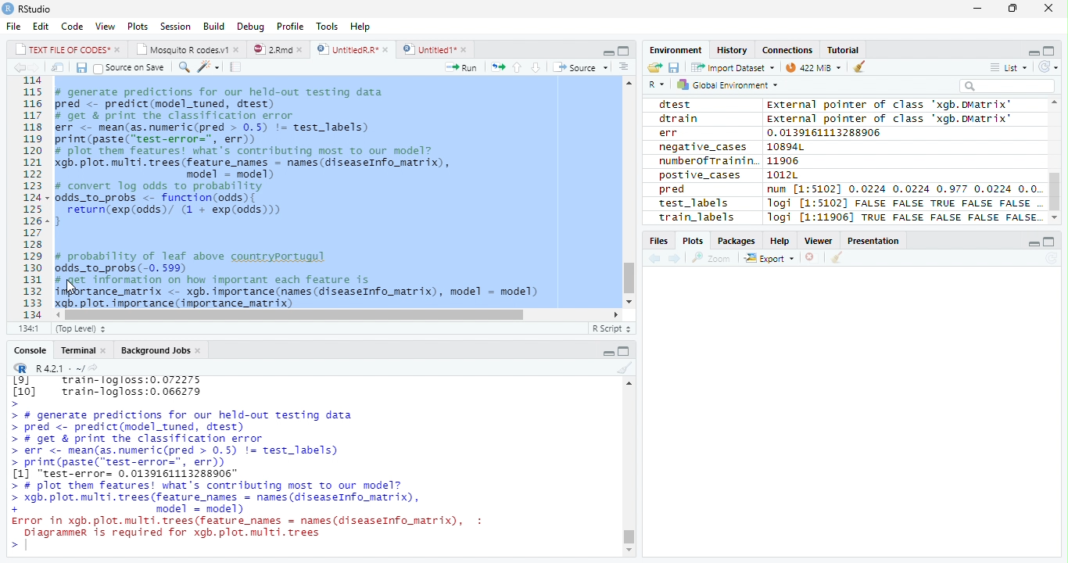 The width and height of the screenshot is (1068, 563). What do you see at coordinates (820, 240) in the screenshot?
I see `Viewer` at bounding box center [820, 240].